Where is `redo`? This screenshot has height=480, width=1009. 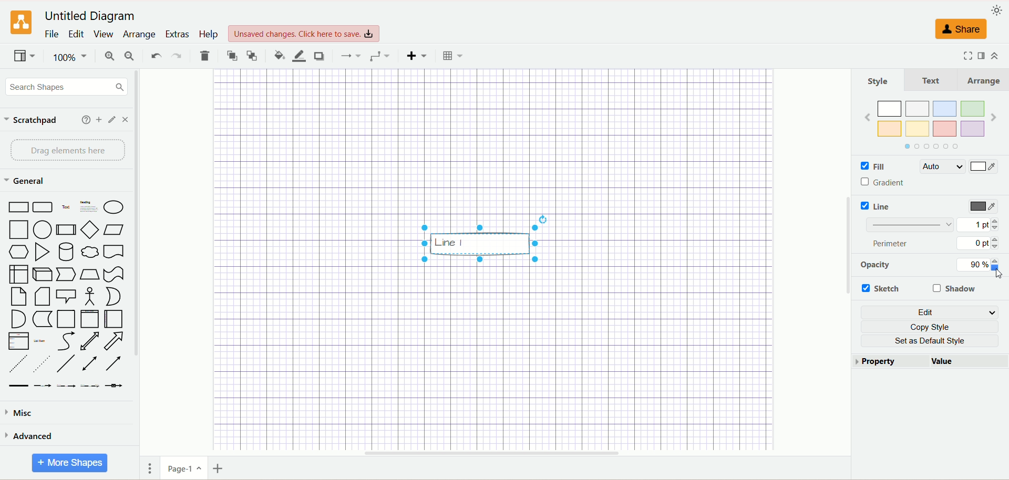
redo is located at coordinates (176, 55).